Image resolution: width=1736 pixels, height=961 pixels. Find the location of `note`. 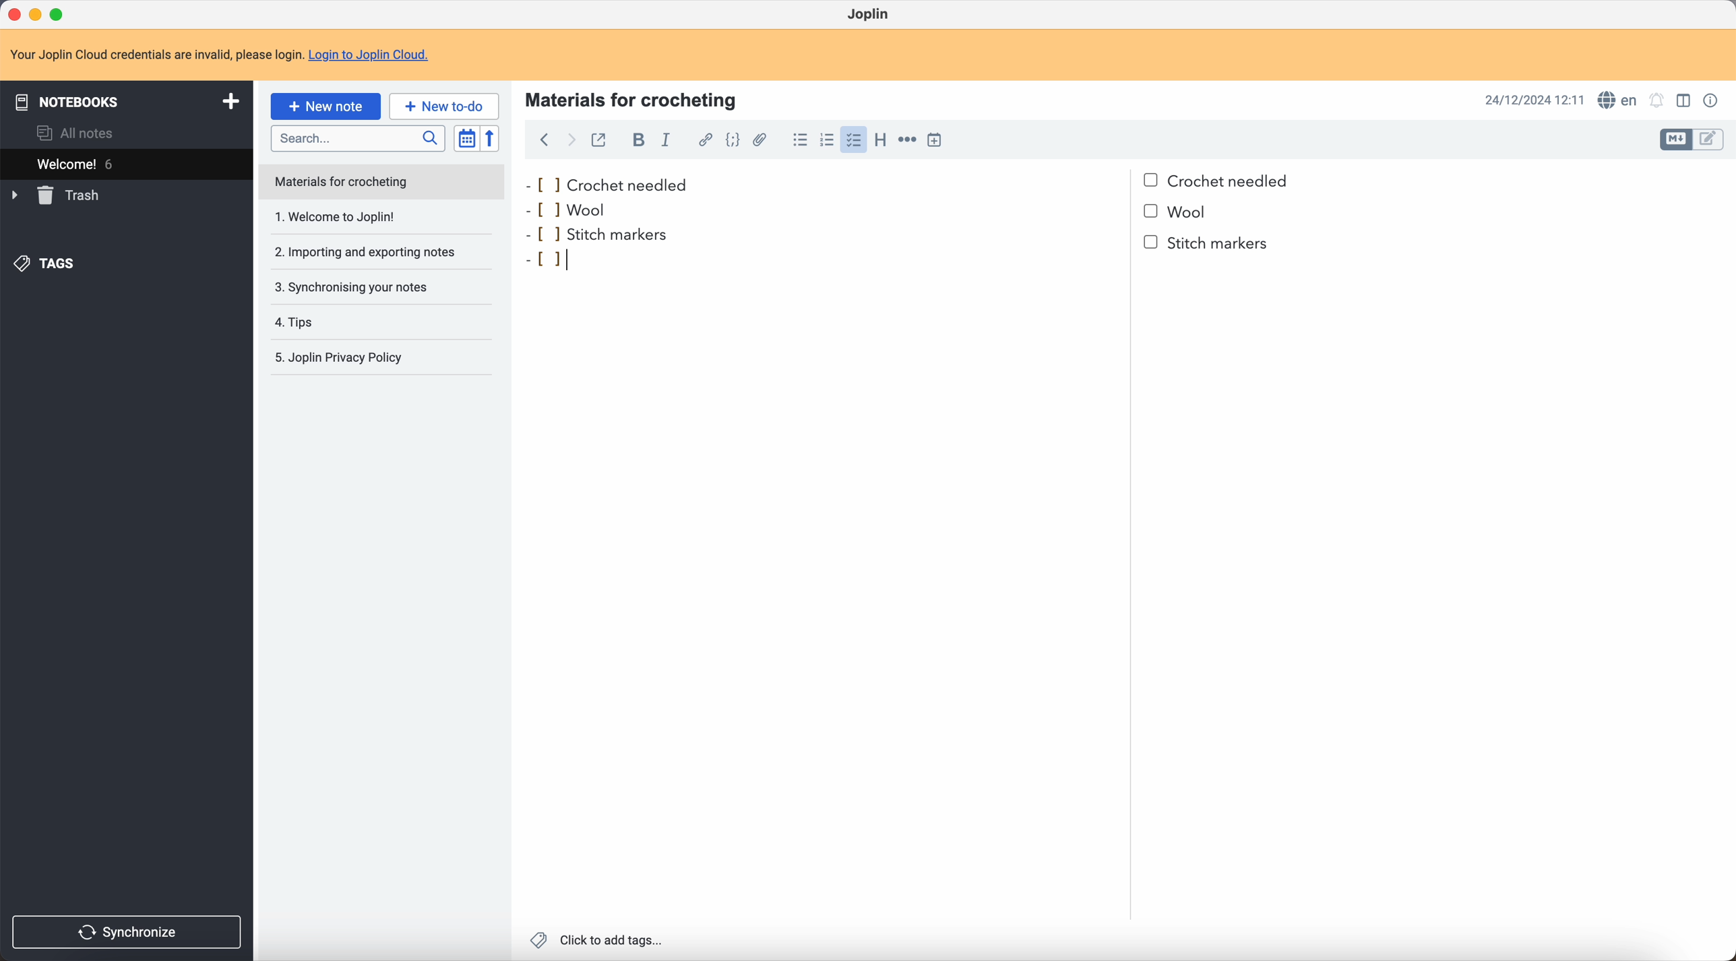

note is located at coordinates (382, 182).